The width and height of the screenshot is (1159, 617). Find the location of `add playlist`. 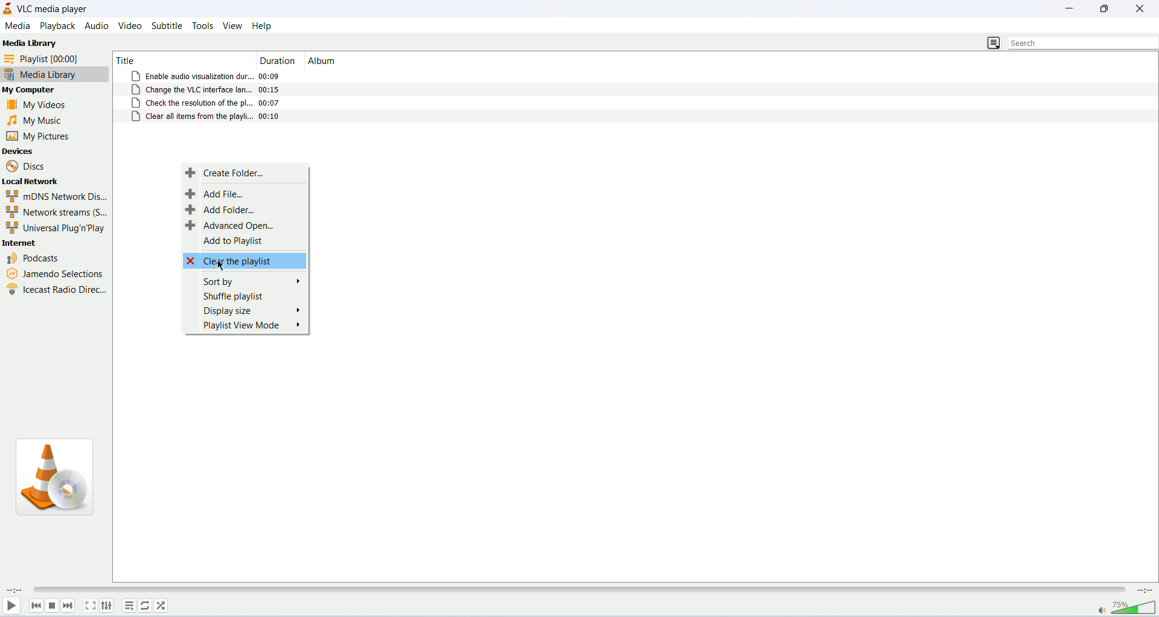

add playlist is located at coordinates (234, 242).